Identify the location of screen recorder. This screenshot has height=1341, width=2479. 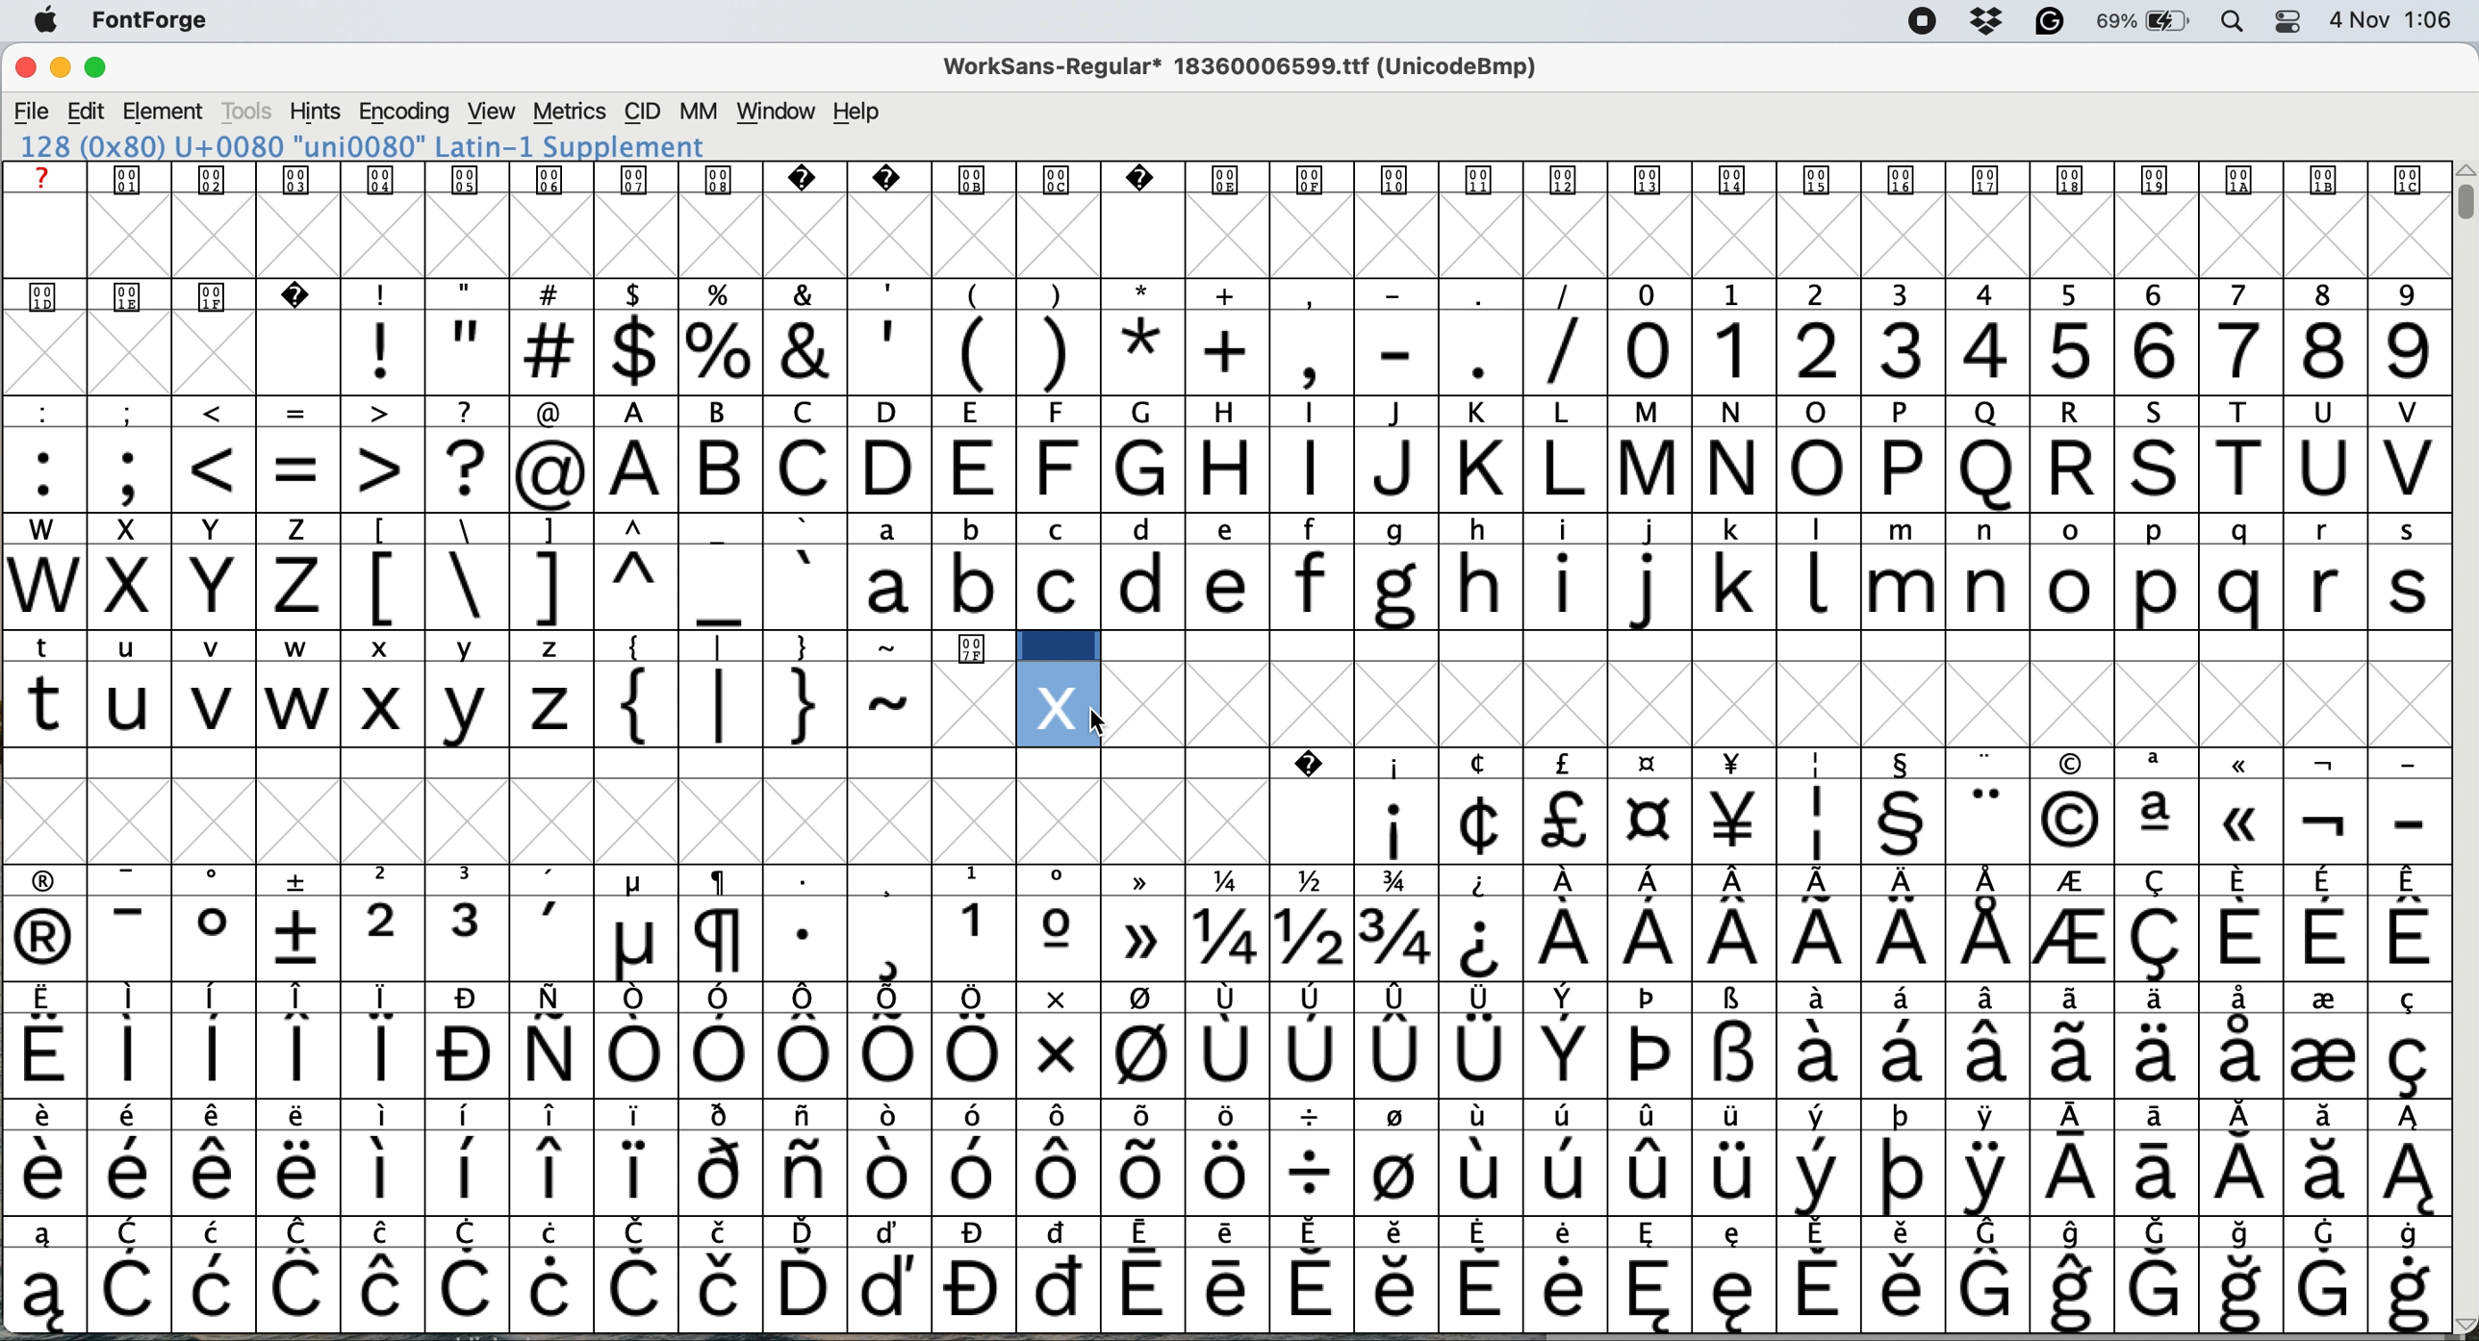
(1915, 22).